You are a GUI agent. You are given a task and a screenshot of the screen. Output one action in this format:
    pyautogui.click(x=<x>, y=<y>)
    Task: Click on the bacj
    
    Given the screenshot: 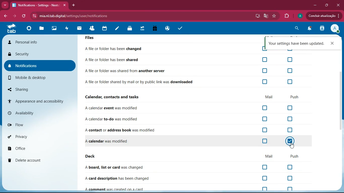 What is the action you would take?
    pyautogui.click(x=5, y=17)
    